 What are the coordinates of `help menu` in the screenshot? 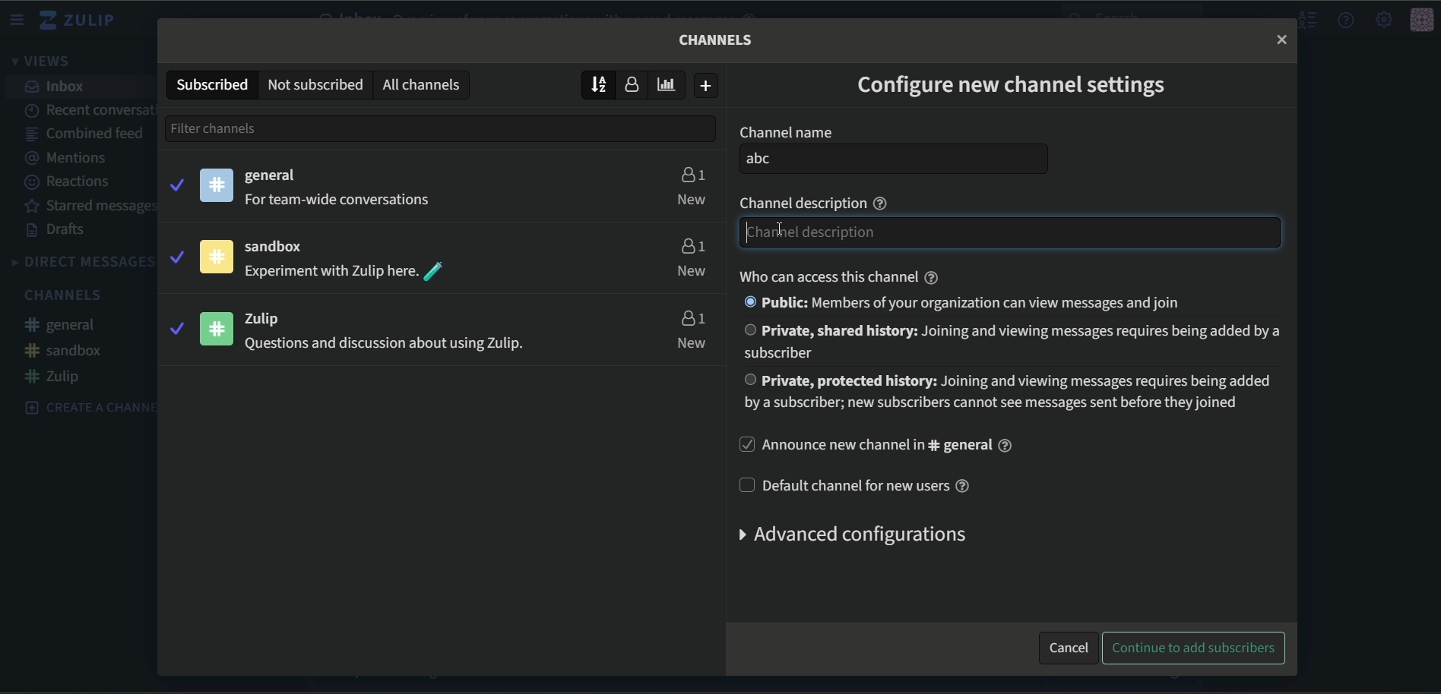 It's located at (1347, 20).